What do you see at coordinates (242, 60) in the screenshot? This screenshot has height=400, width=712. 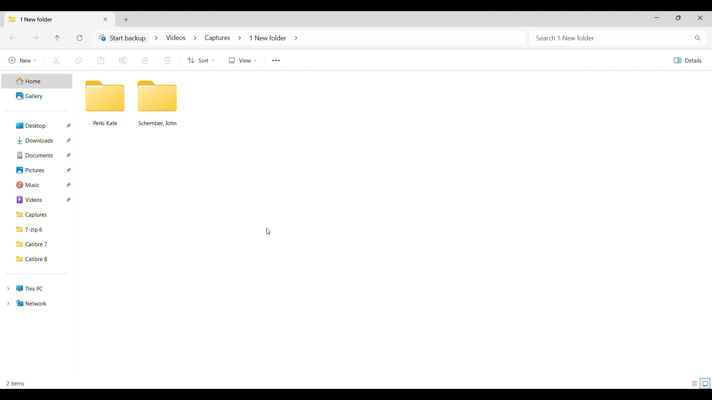 I see `View options` at bounding box center [242, 60].